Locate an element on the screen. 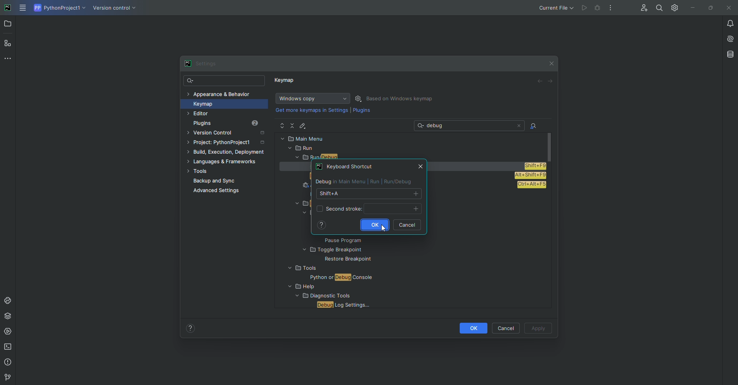 This screenshot has height=385, width=738. Console is located at coordinates (8, 300).